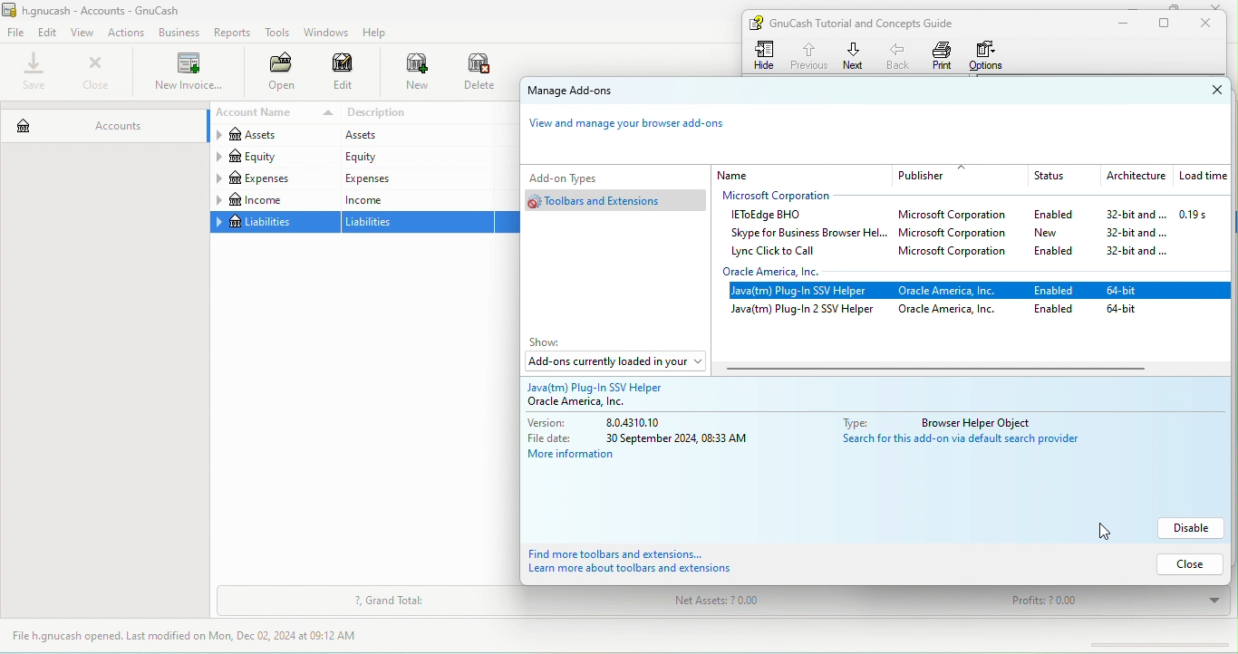 This screenshot has height=654, width=1238. What do you see at coordinates (85, 33) in the screenshot?
I see `view` at bounding box center [85, 33].